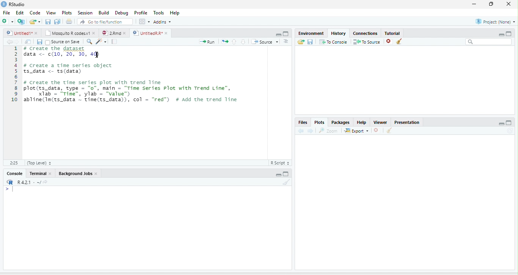  Describe the element at coordinates (389, 41) in the screenshot. I see `Remove the selected history entries` at that location.